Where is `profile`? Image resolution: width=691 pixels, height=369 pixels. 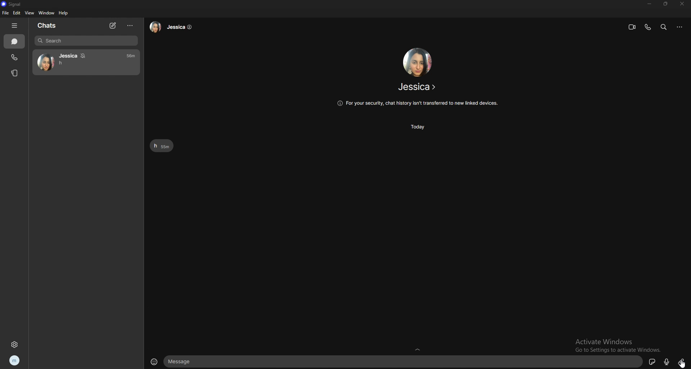
profile is located at coordinates (15, 360).